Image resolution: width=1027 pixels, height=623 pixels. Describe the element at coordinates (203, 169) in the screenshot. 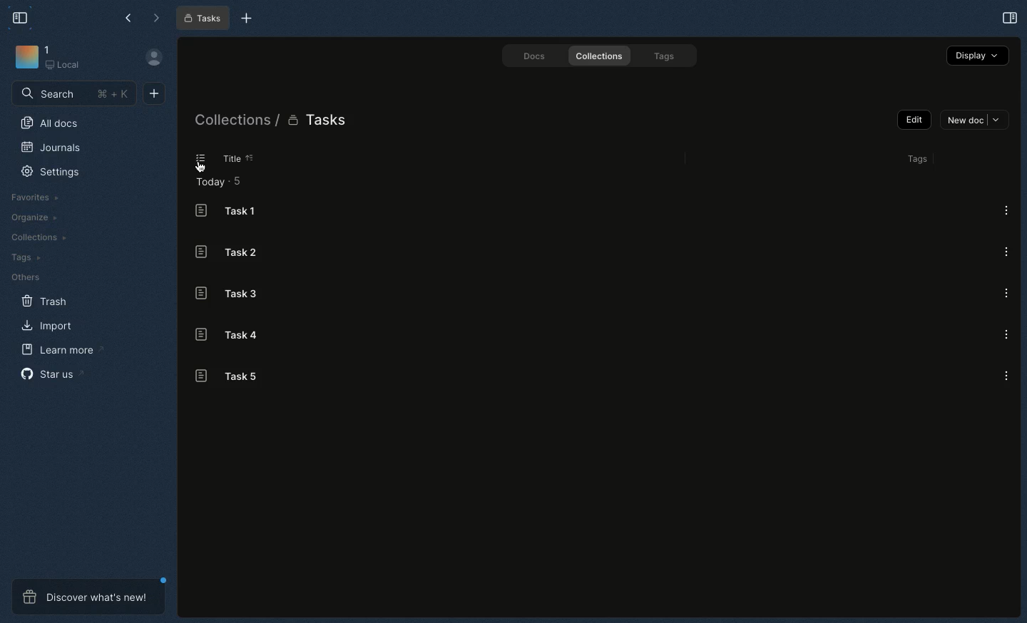

I see `cursor` at that location.